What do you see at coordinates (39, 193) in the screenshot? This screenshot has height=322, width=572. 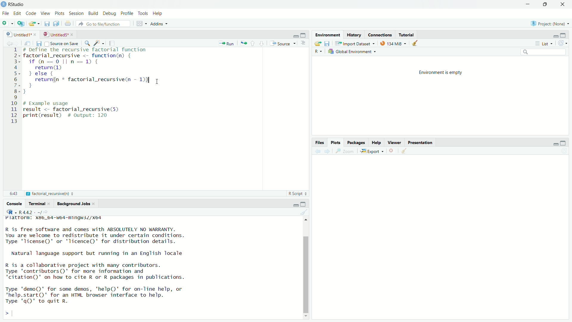 I see `(Top Level)` at bounding box center [39, 193].